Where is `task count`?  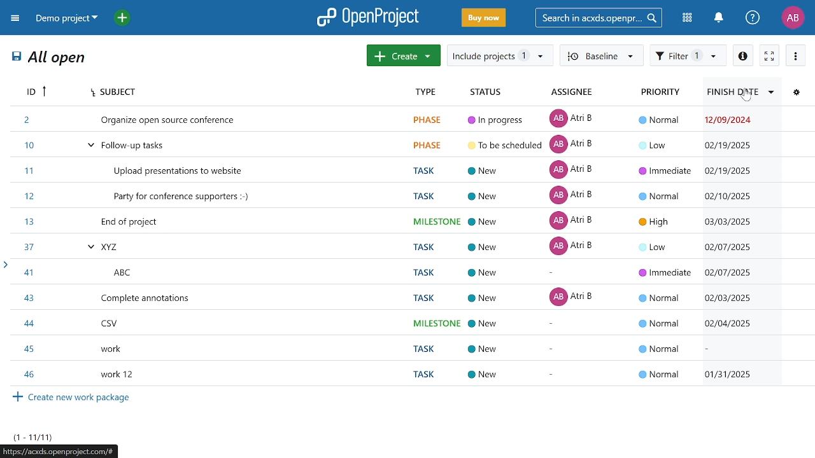
task count is located at coordinates (42, 436).